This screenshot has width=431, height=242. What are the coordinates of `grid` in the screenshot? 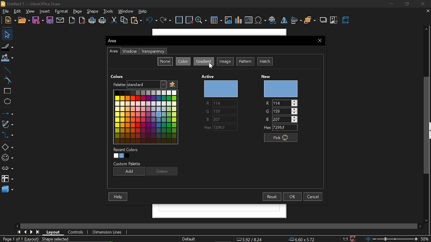 It's located at (179, 20).